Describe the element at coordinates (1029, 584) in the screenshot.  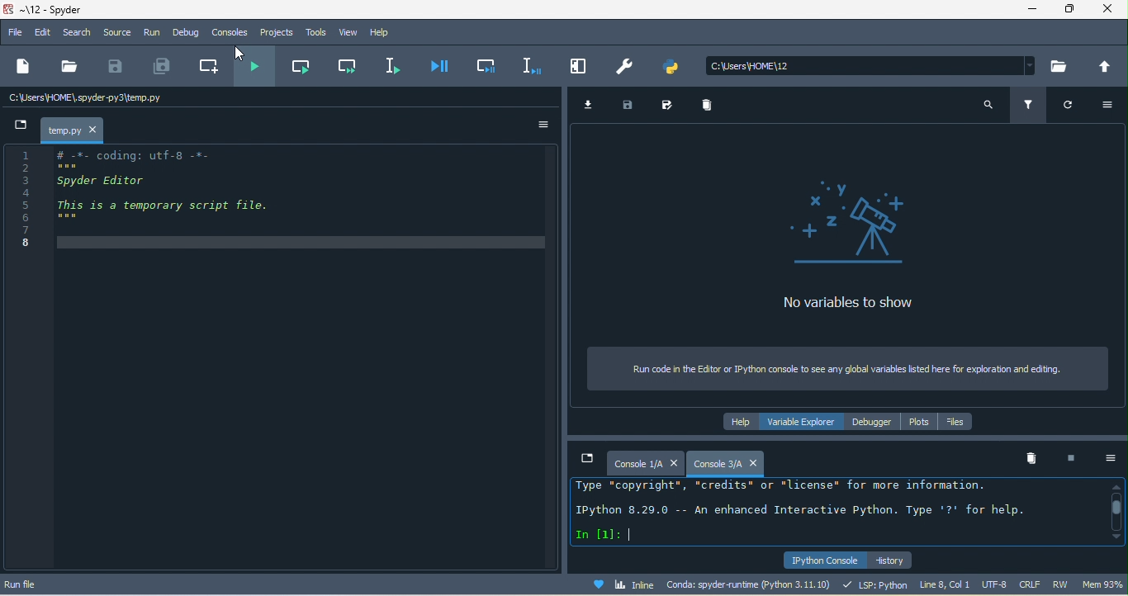
I see `crlf` at that location.